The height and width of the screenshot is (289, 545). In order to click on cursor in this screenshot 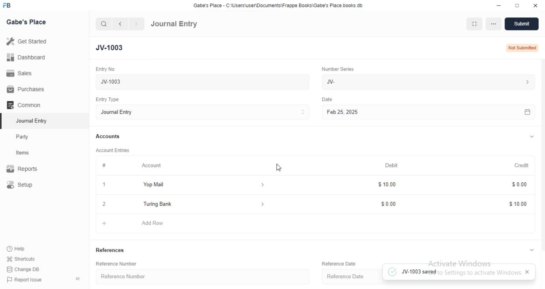, I will do `click(281, 169)`.